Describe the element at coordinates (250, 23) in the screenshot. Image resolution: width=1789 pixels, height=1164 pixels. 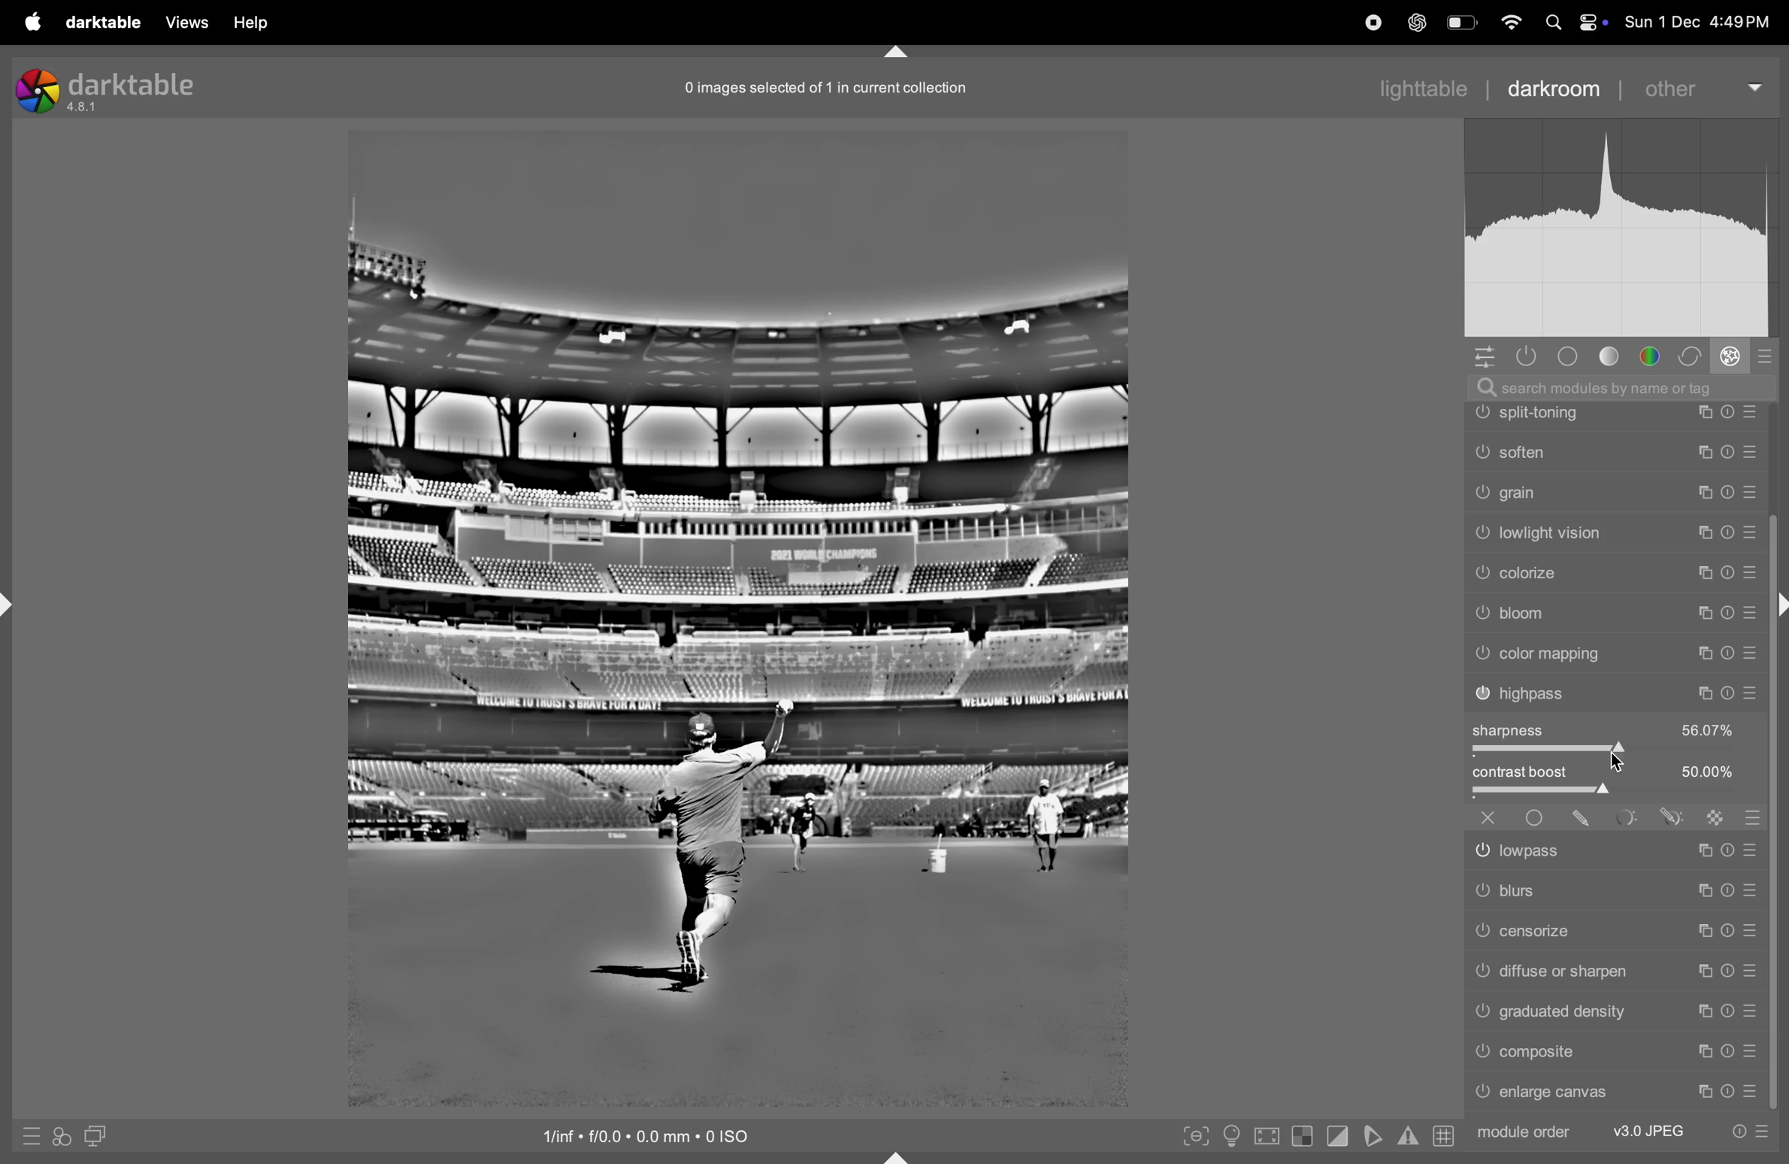
I see `help` at that location.